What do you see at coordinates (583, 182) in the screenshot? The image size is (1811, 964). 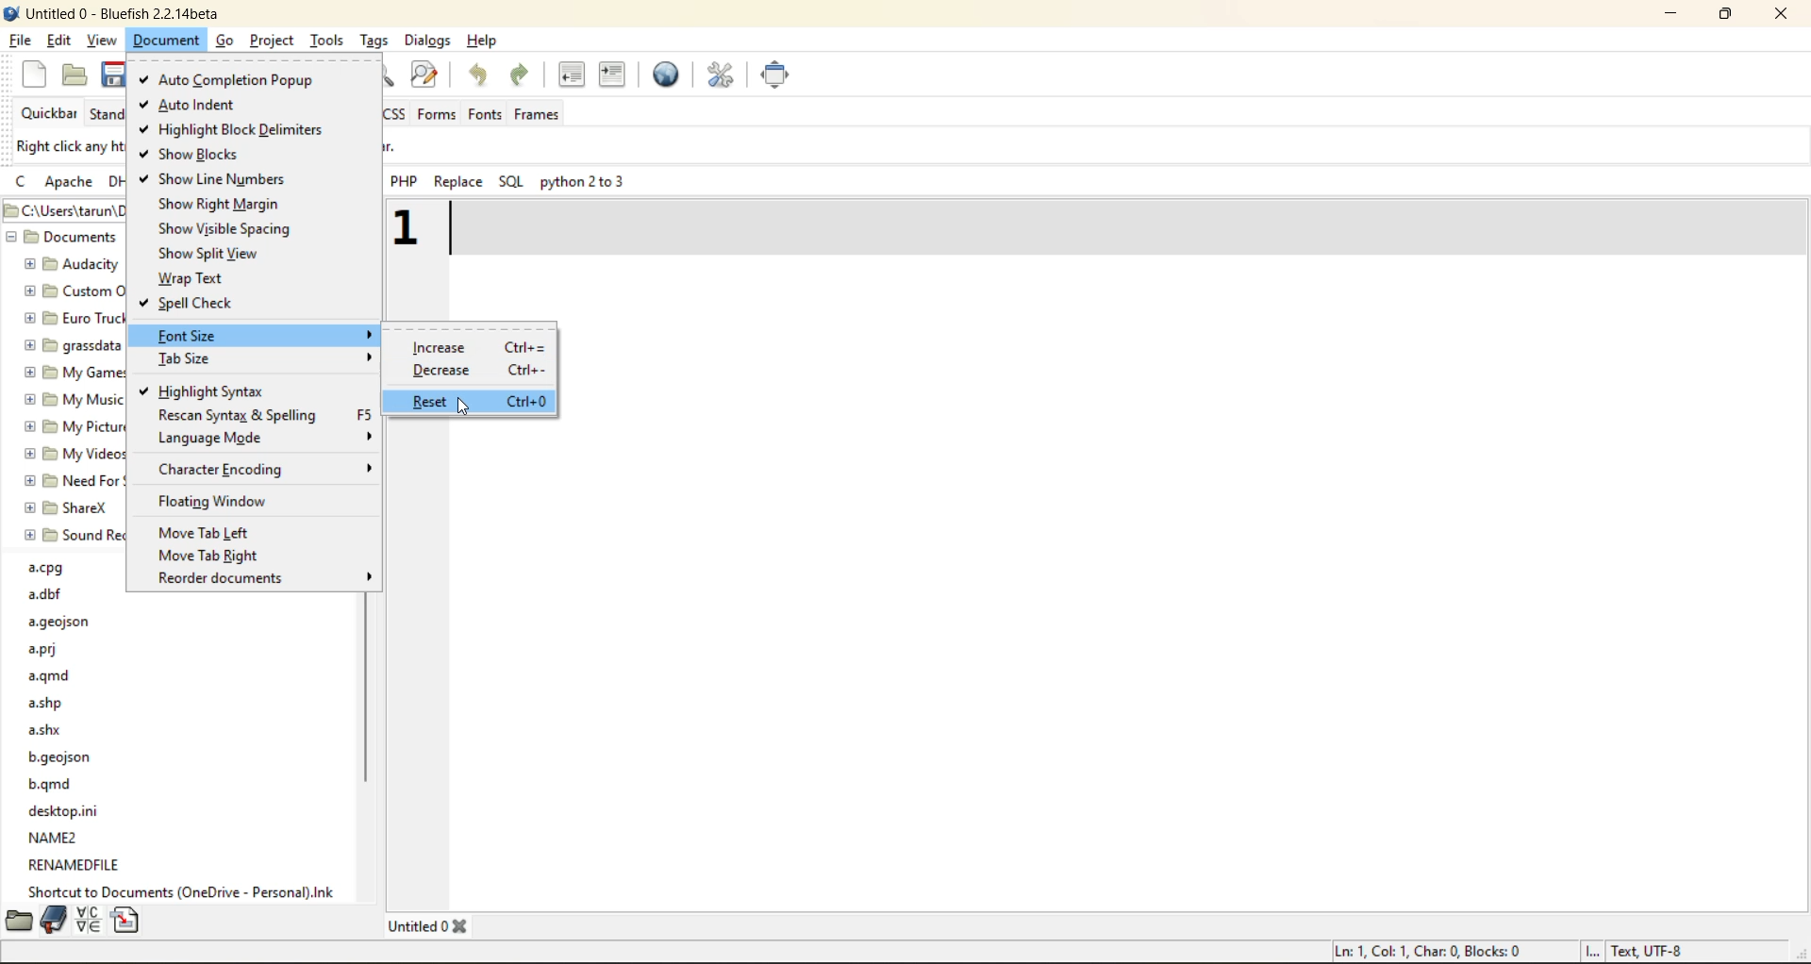 I see `python 2 to 3` at bounding box center [583, 182].